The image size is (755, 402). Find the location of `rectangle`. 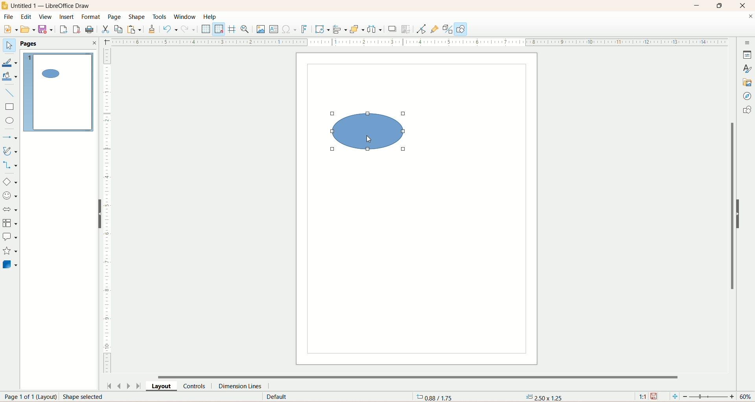

rectangle is located at coordinates (11, 106).